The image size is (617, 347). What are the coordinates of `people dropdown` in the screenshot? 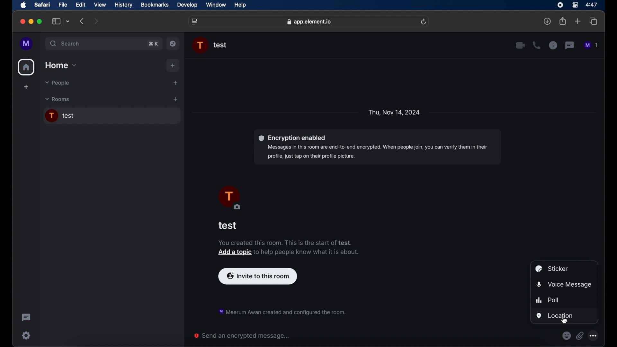 It's located at (57, 83).